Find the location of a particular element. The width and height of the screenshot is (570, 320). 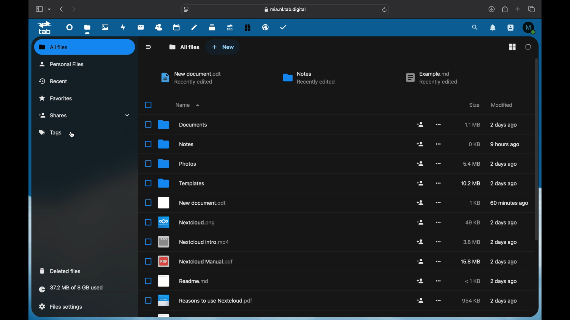

share is located at coordinates (420, 183).